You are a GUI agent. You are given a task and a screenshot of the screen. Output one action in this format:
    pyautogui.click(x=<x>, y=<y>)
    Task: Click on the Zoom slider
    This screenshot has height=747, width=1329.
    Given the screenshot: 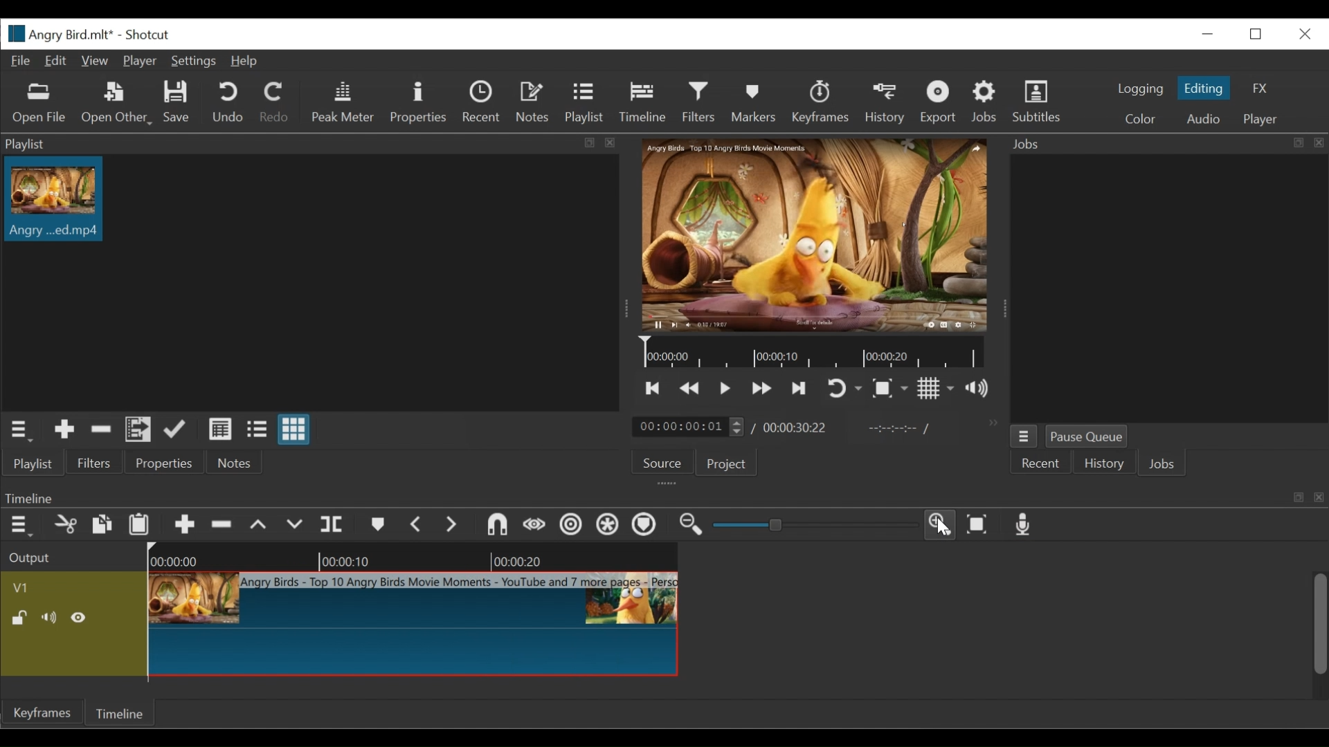 What is the action you would take?
    pyautogui.click(x=811, y=526)
    